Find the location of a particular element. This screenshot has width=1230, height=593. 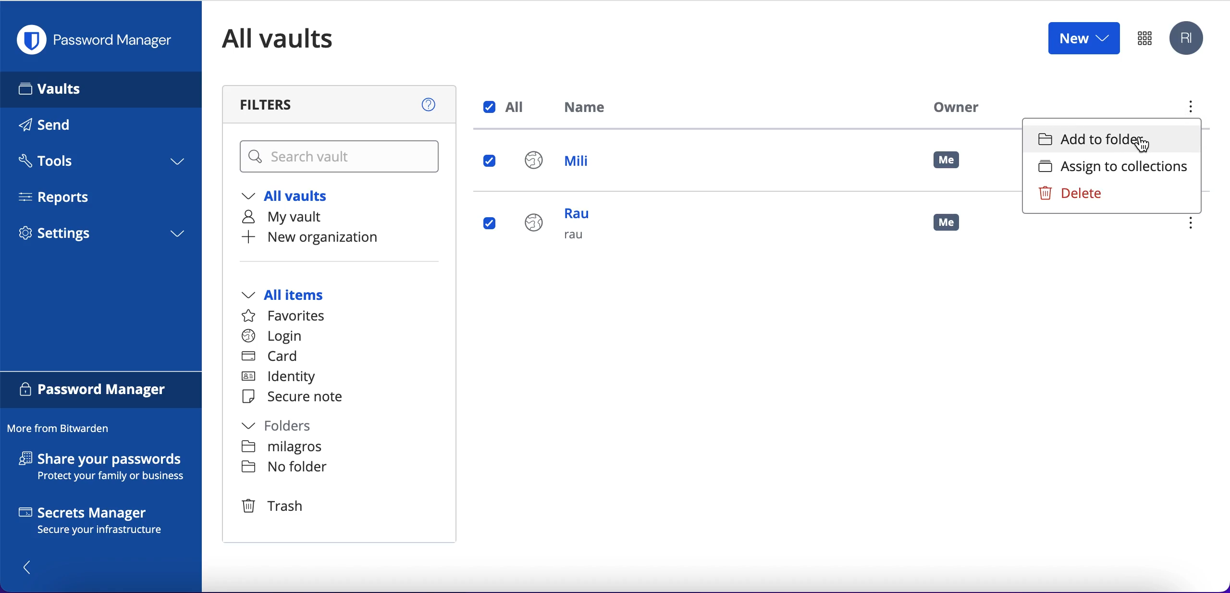

all is located at coordinates (506, 107).